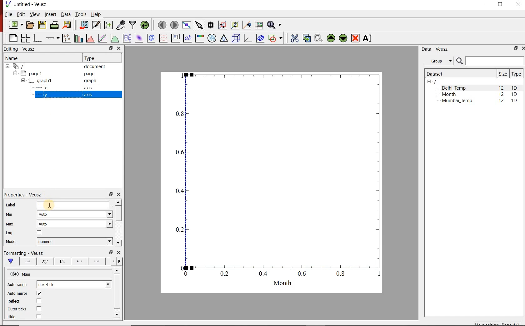 The width and height of the screenshot is (525, 326). What do you see at coordinates (39, 293) in the screenshot?
I see `check/uncheck` at bounding box center [39, 293].